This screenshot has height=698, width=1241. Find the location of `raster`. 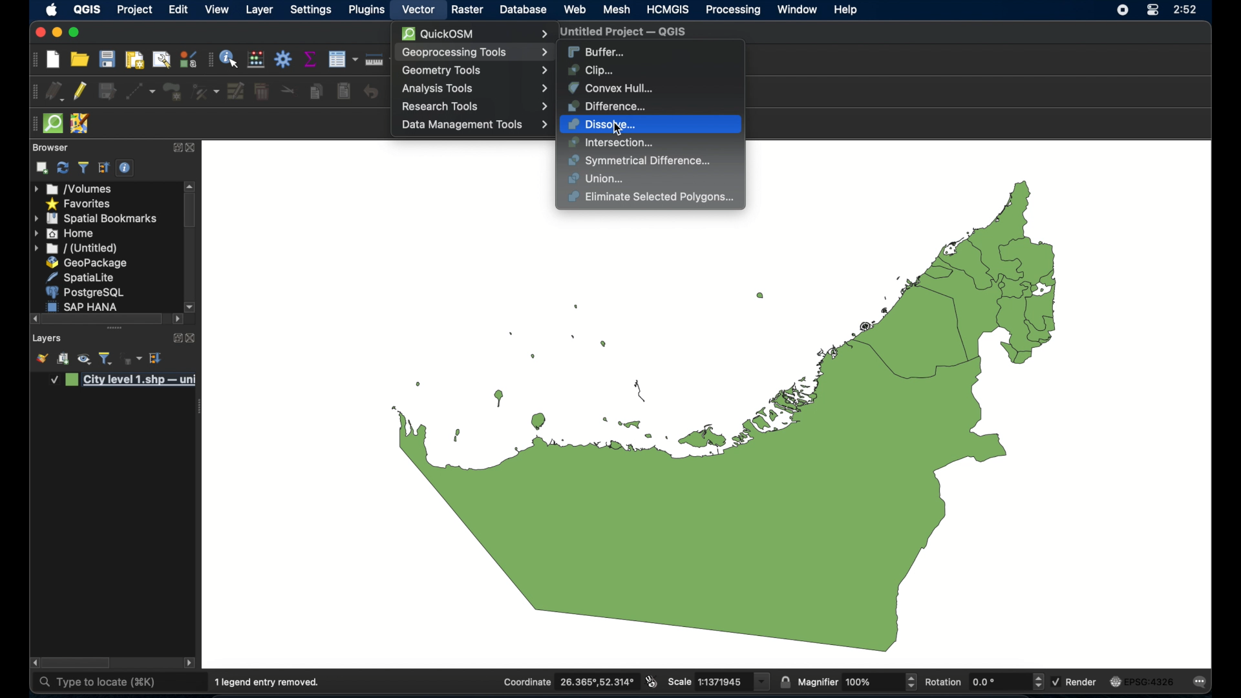

raster is located at coordinates (467, 10).